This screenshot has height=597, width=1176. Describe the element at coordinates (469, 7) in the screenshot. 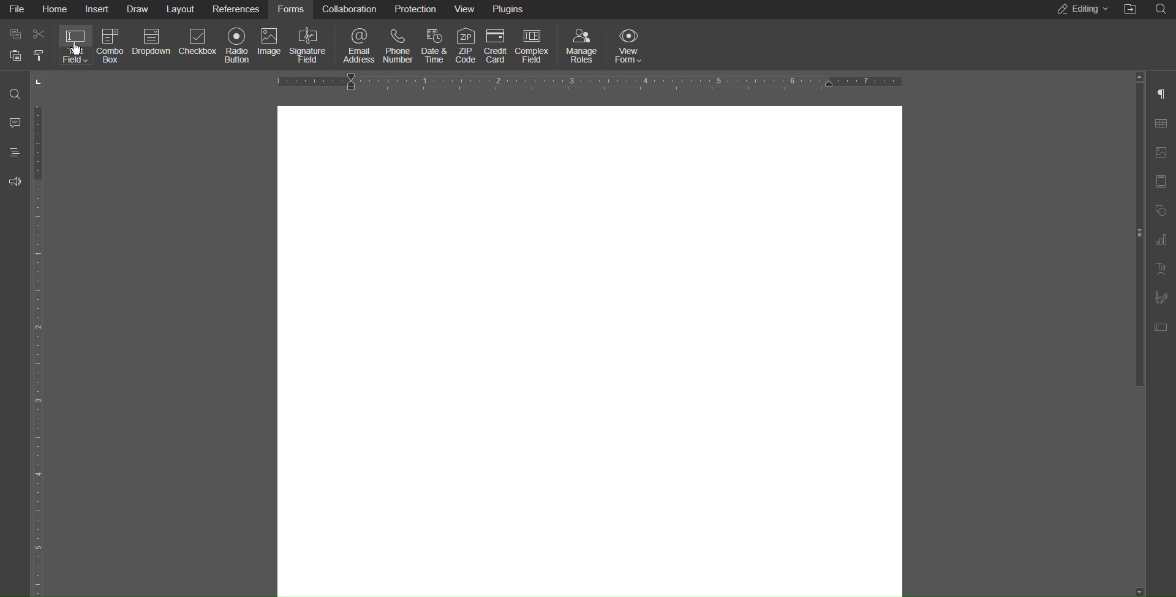

I see `View` at that location.